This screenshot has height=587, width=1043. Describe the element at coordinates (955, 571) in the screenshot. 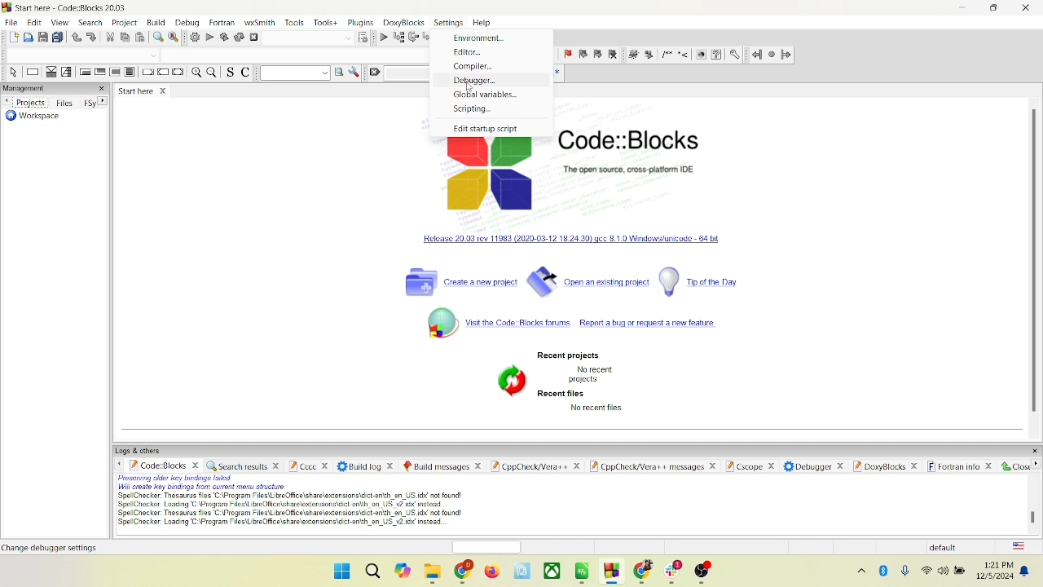

I see `speaker and battery` at that location.